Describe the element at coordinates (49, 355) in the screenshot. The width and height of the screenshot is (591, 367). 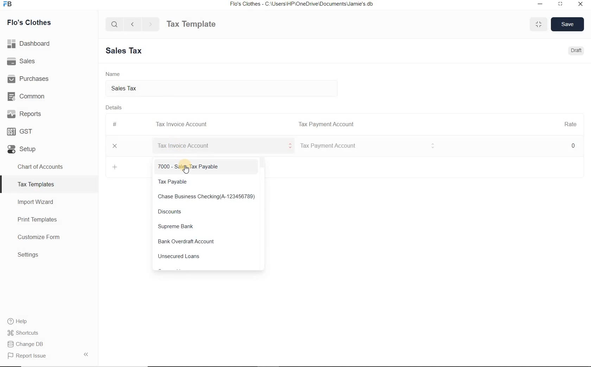
I see `Report Issue` at that location.